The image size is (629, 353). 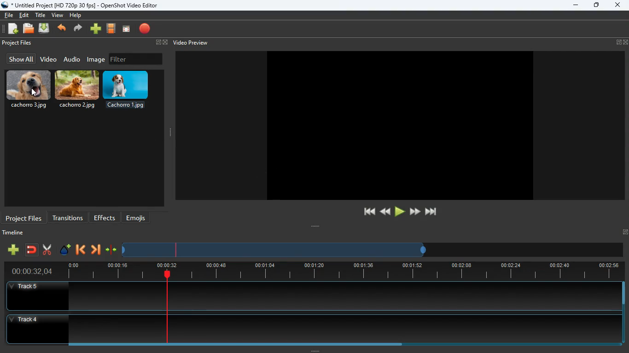 What do you see at coordinates (65, 251) in the screenshot?
I see `effect` at bounding box center [65, 251].